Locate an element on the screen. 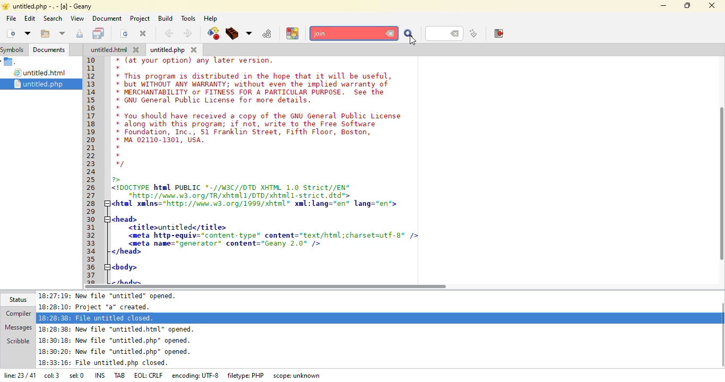  * is located at coordinates (119, 108).